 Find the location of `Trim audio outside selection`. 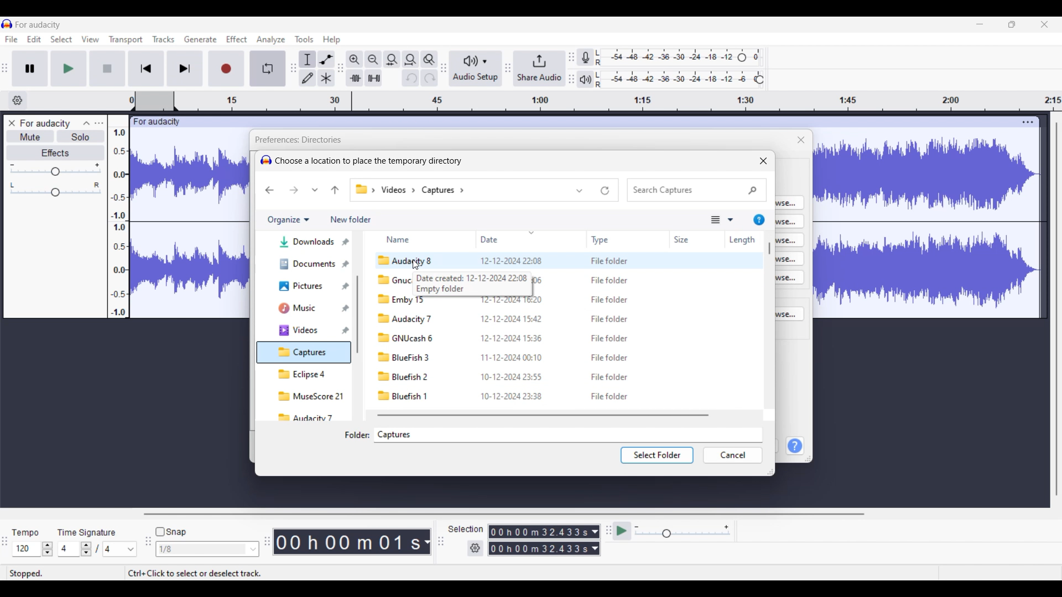

Trim audio outside selection is located at coordinates (355, 77).